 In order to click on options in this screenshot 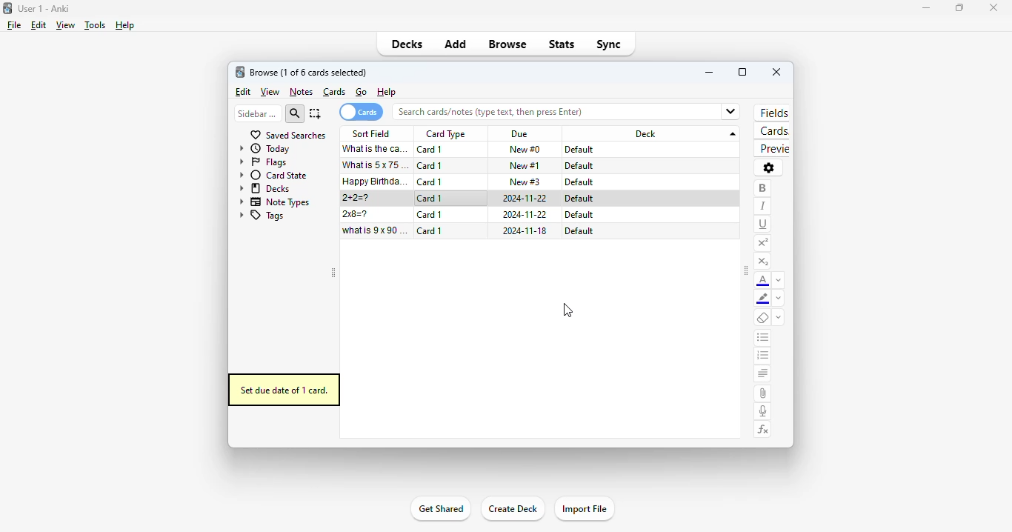, I will do `click(768, 167)`.